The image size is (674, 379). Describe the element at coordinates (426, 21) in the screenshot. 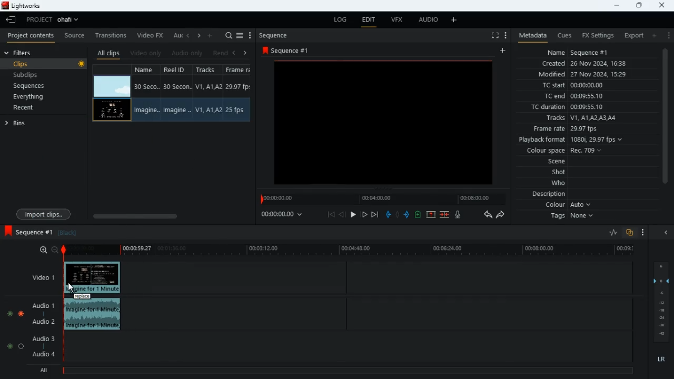

I see `audio` at that location.